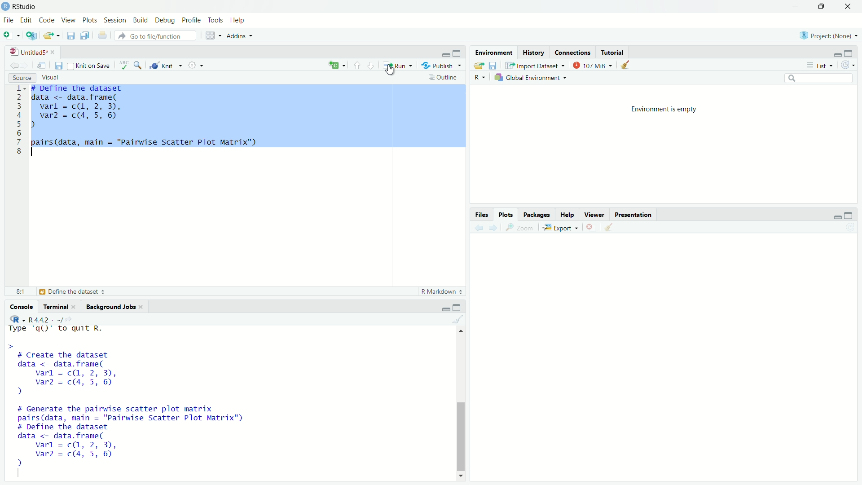 Image resolution: width=862 pixels, height=485 pixels. Describe the element at coordinates (625, 64) in the screenshot. I see `Clear console (Ctrl +L)` at that location.